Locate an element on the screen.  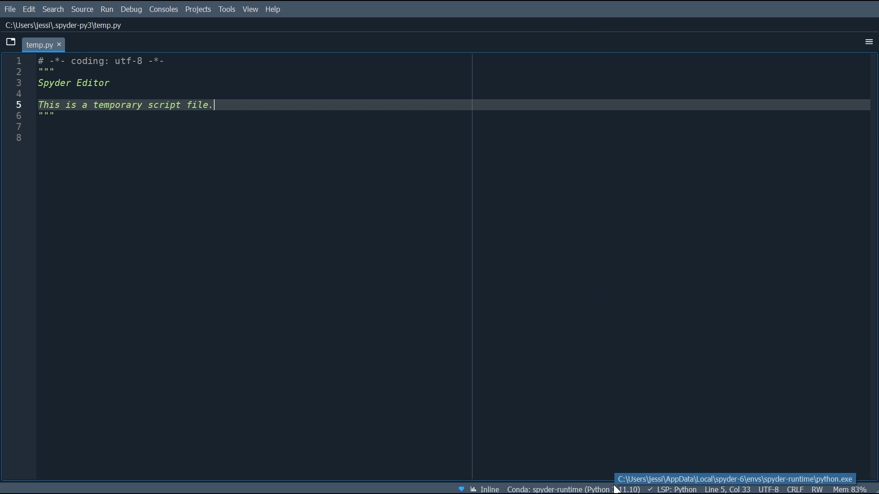
# -*- coding: utf-8 -*- """ Spyder Editor  This is a temporary script file. """ is located at coordinates (455, 262).